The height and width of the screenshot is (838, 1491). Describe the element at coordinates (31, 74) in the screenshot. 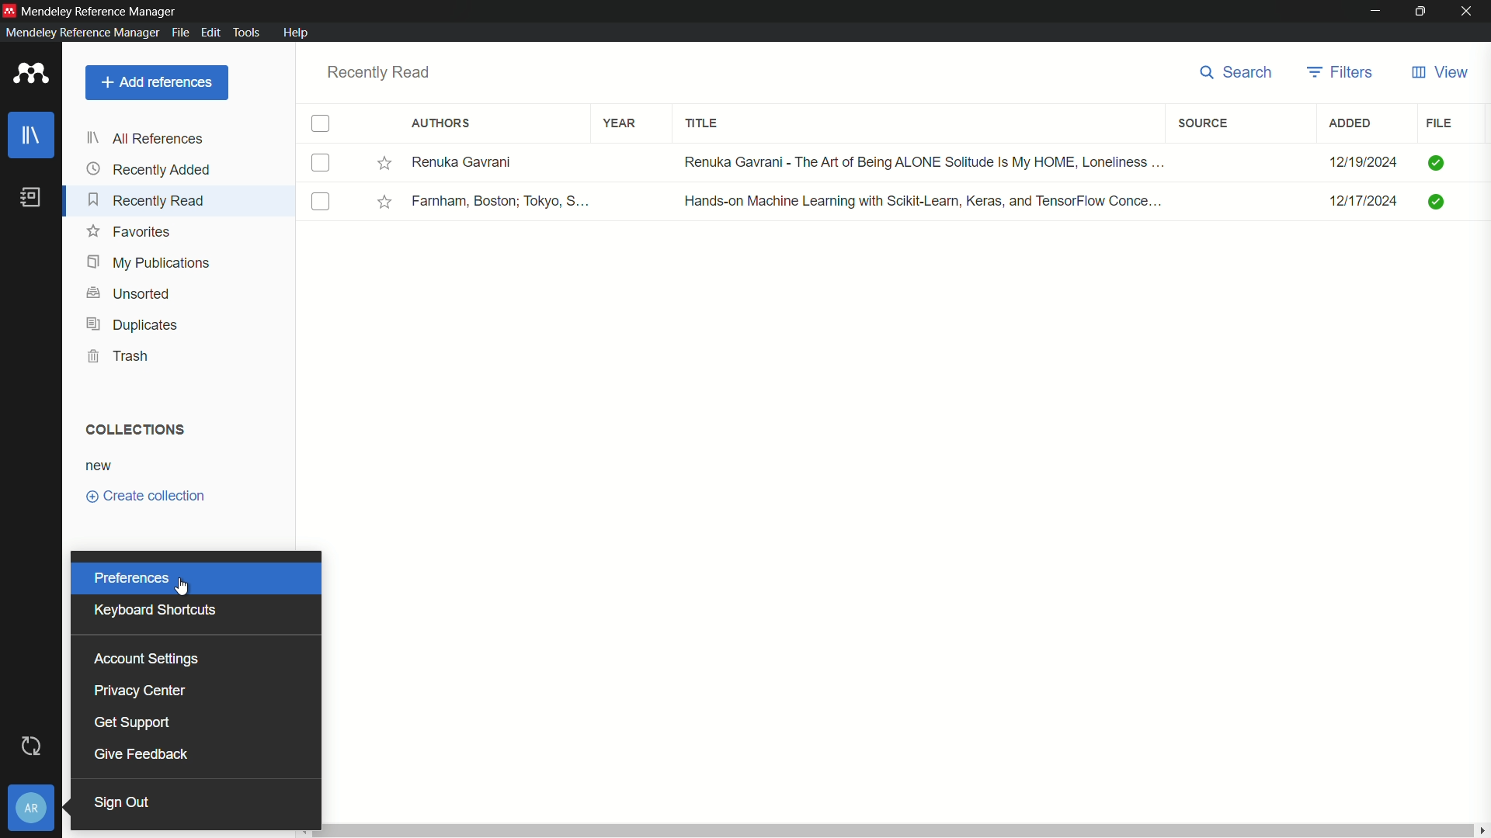

I see `app icon` at that location.